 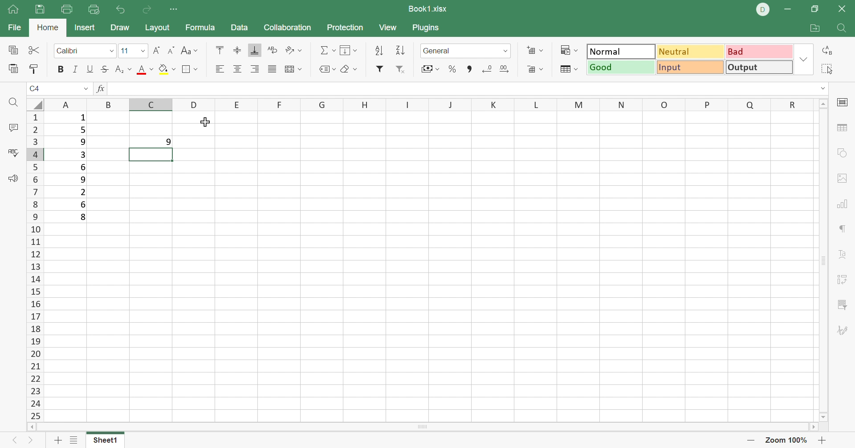 I want to click on Delete cells, so click(x=535, y=69).